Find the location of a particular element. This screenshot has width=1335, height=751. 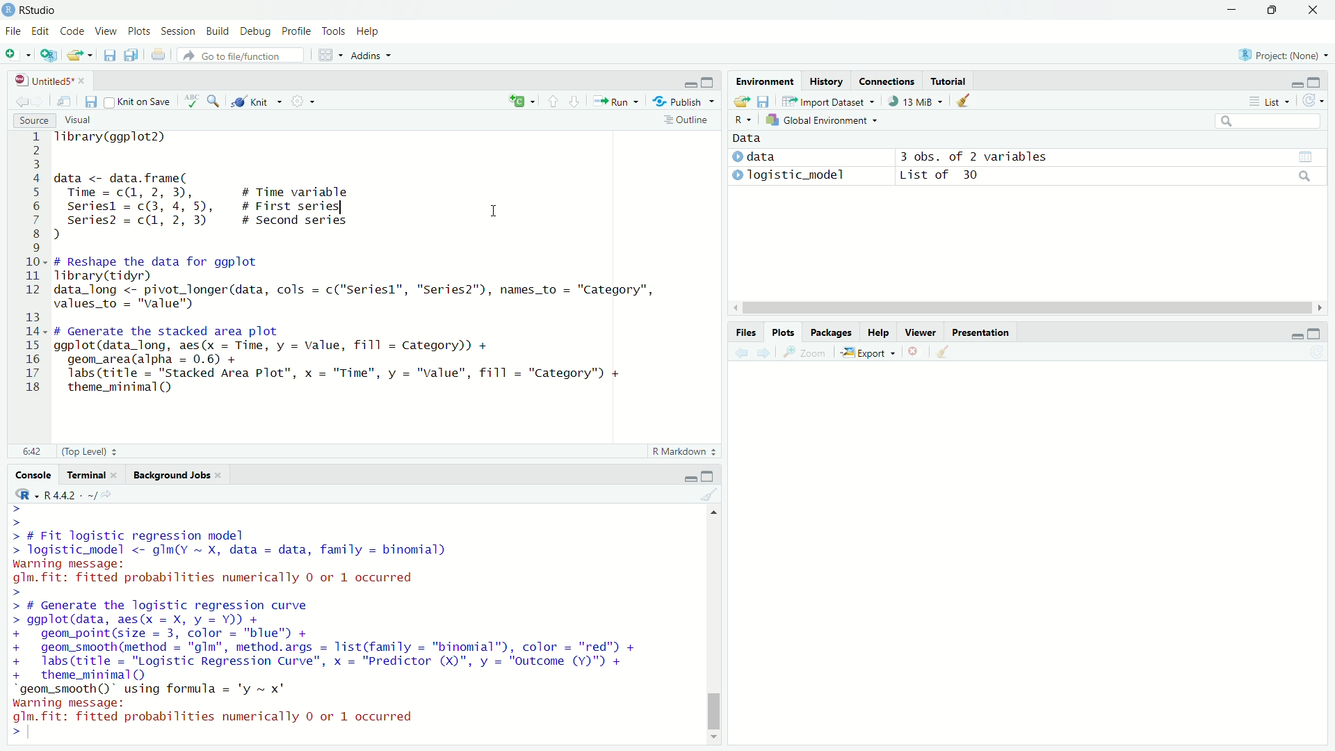

next is located at coordinates (765, 355).